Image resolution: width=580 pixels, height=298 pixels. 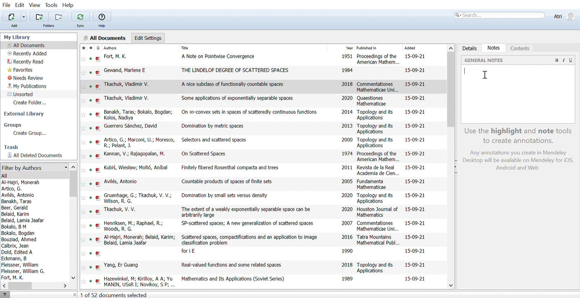 What do you see at coordinates (415, 223) in the screenshot?
I see `15-09-21` at bounding box center [415, 223].